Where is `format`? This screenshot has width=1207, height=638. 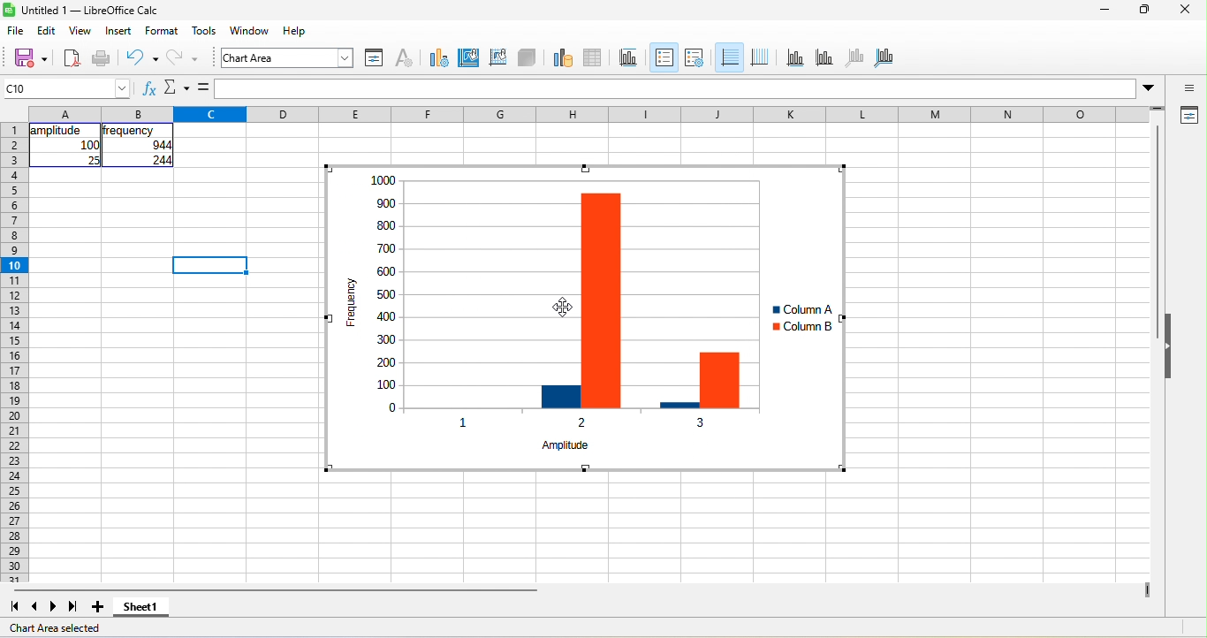
format is located at coordinates (162, 30).